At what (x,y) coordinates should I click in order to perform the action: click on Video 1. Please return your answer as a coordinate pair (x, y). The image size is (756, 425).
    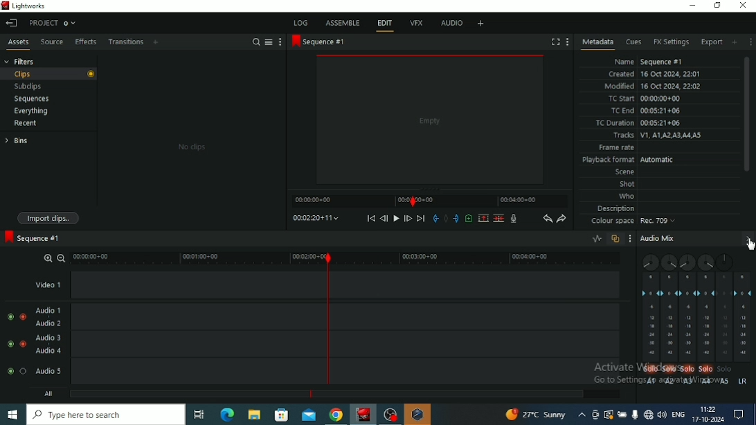
    Looking at the image, I should click on (331, 284).